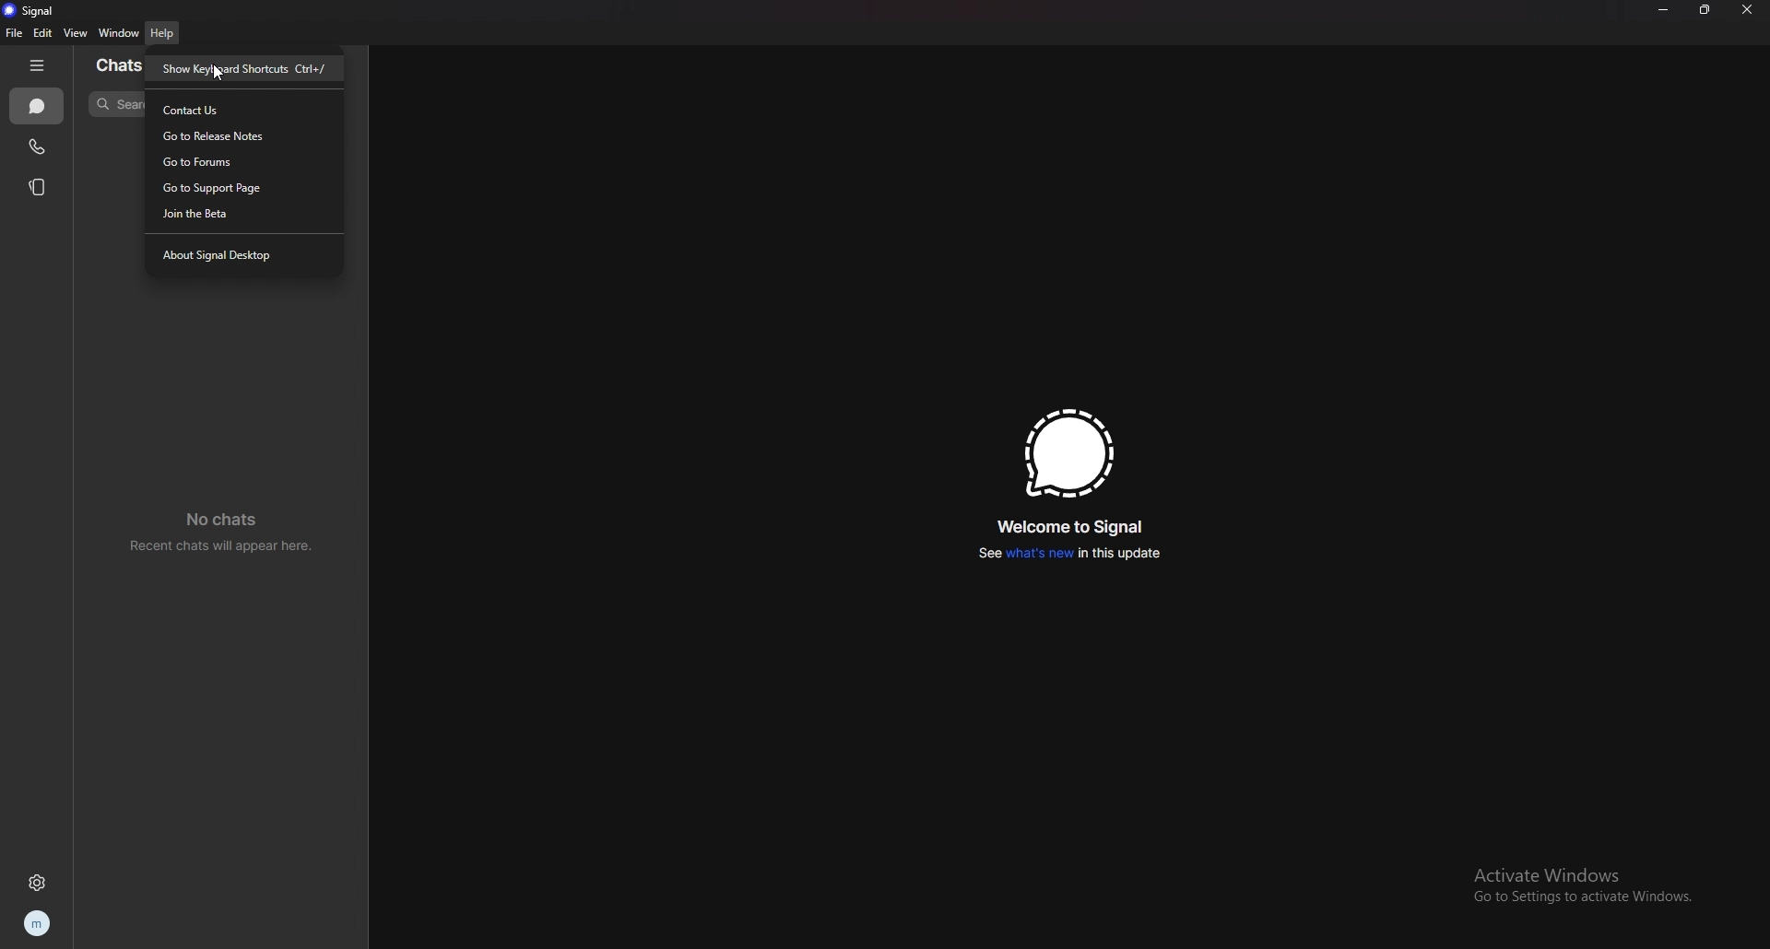  I want to click on contact us, so click(234, 110).